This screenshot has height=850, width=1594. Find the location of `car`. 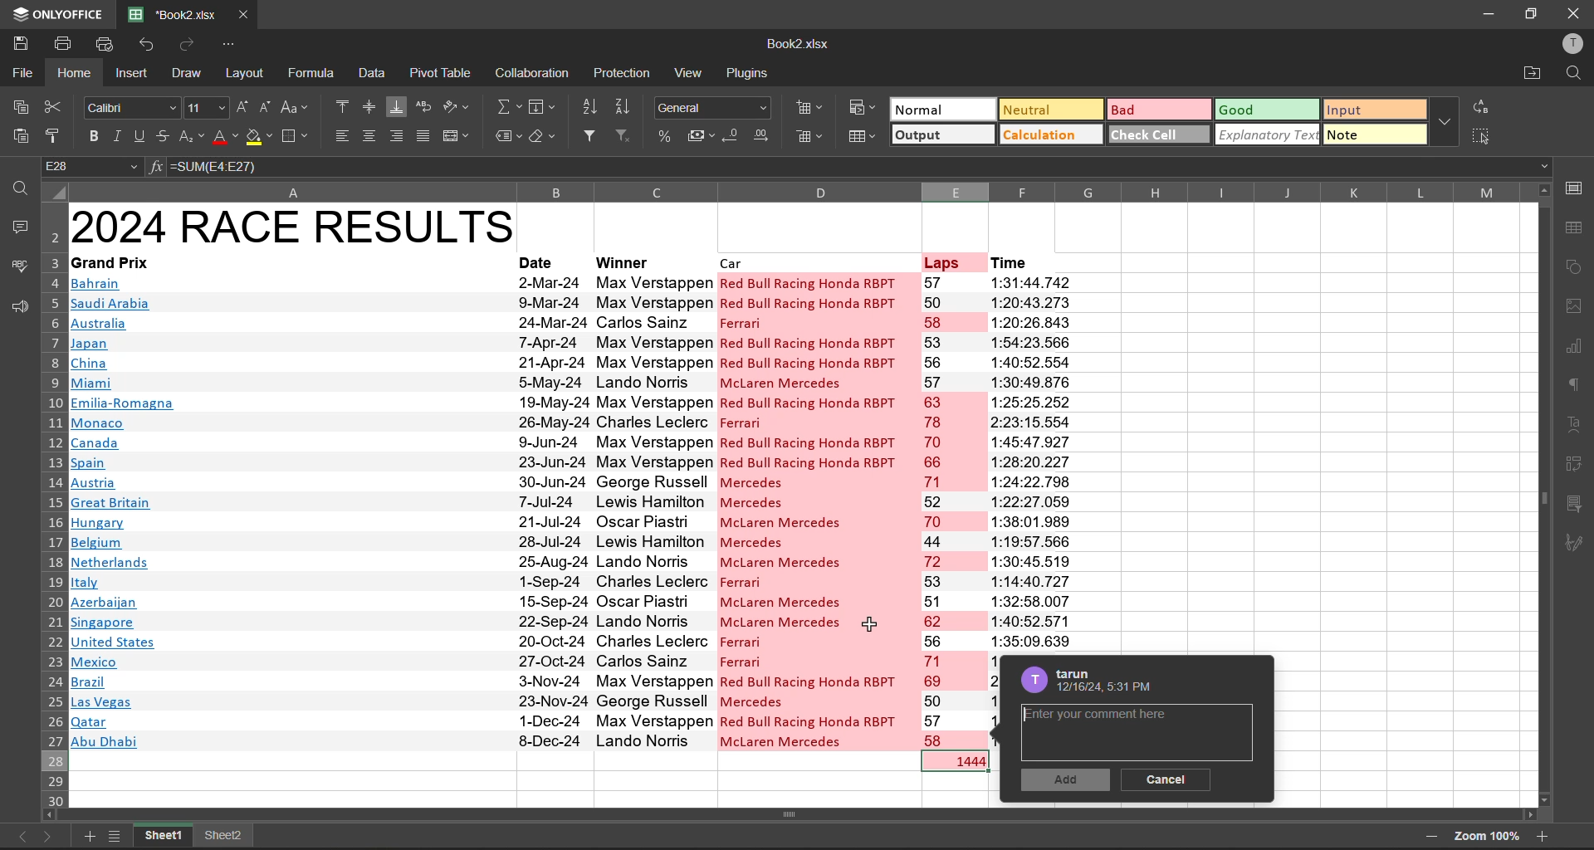

car is located at coordinates (737, 261).